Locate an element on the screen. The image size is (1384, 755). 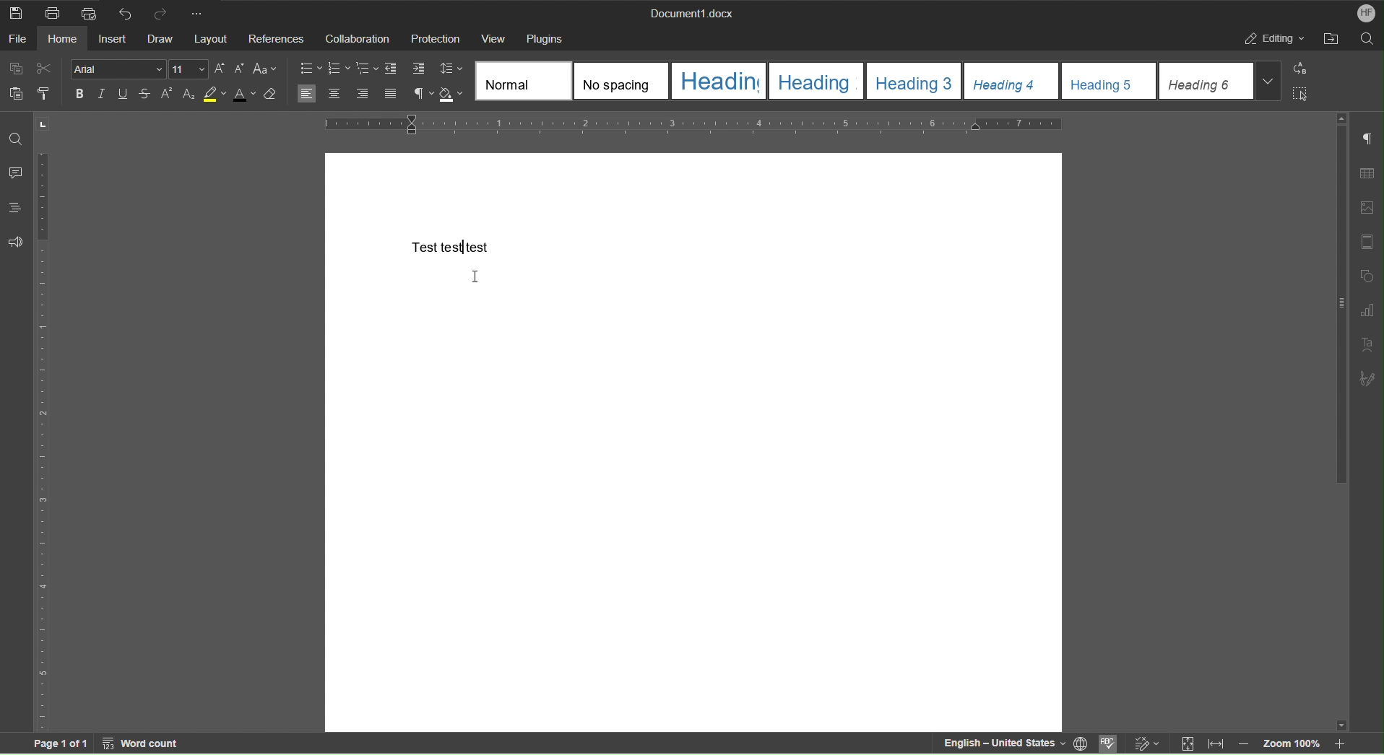
Find is located at coordinates (16, 139).